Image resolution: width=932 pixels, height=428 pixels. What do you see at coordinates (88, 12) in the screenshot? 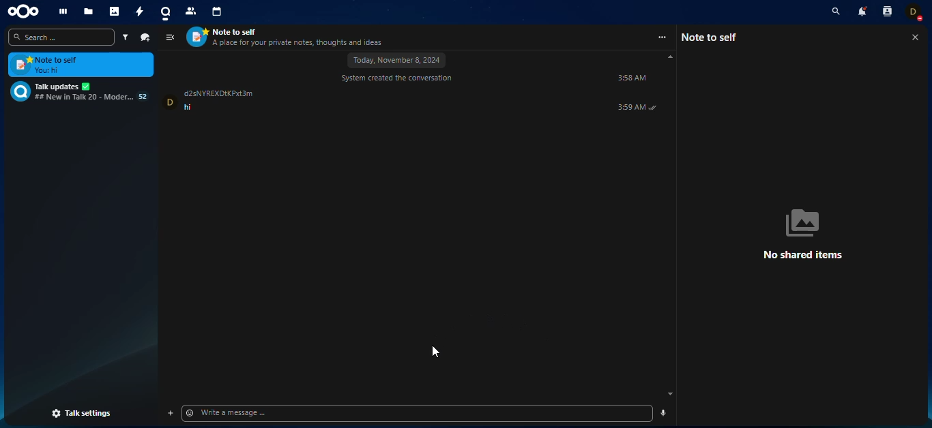
I see `files` at bounding box center [88, 12].